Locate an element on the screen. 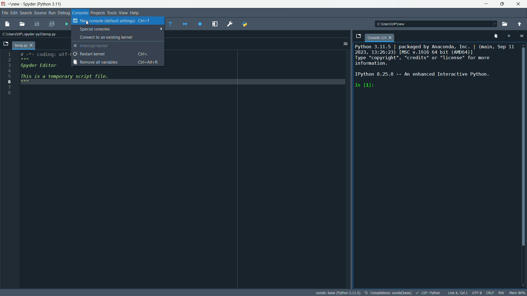 This screenshot has height=296, width=527. restart kernel is located at coordinates (113, 54).